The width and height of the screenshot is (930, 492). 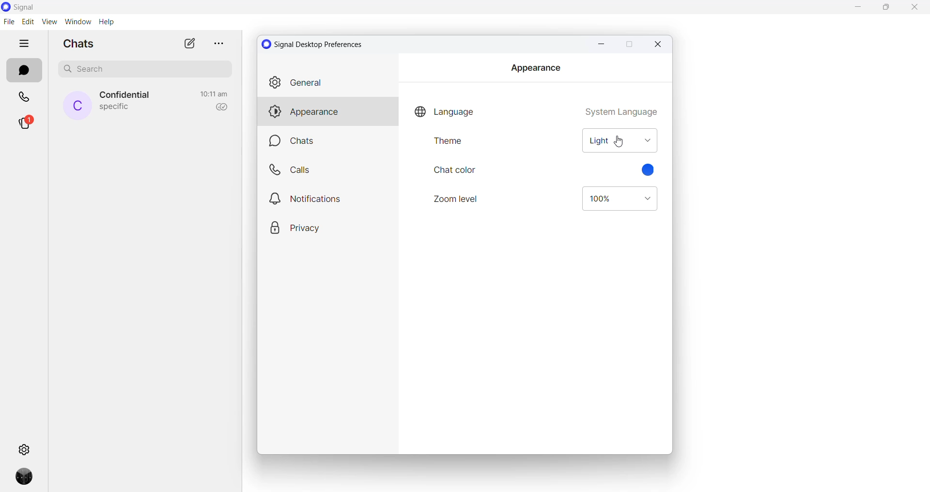 What do you see at coordinates (115, 108) in the screenshot?
I see `last message` at bounding box center [115, 108].